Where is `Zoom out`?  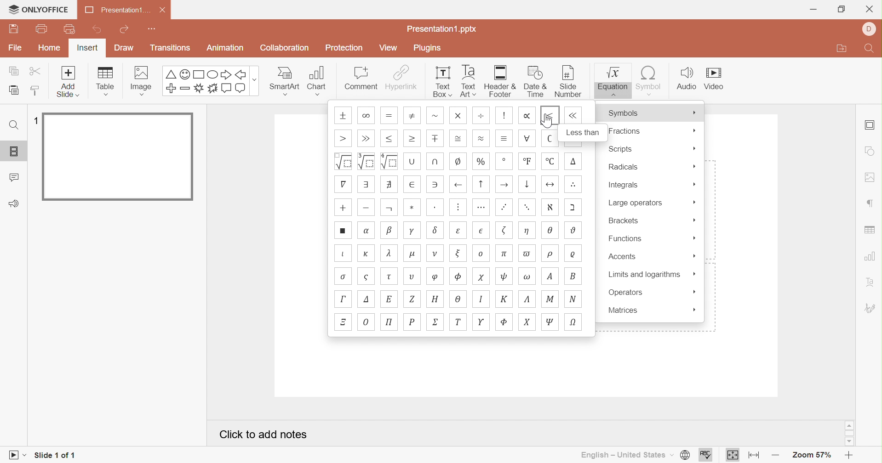 Zoom out is located at coordinates (775, 453).